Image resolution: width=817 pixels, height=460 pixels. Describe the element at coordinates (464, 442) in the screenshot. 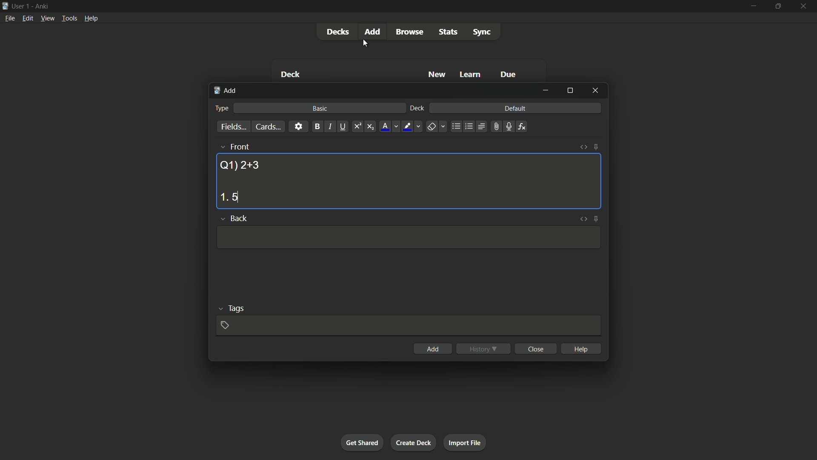

I see `import file` at that location.